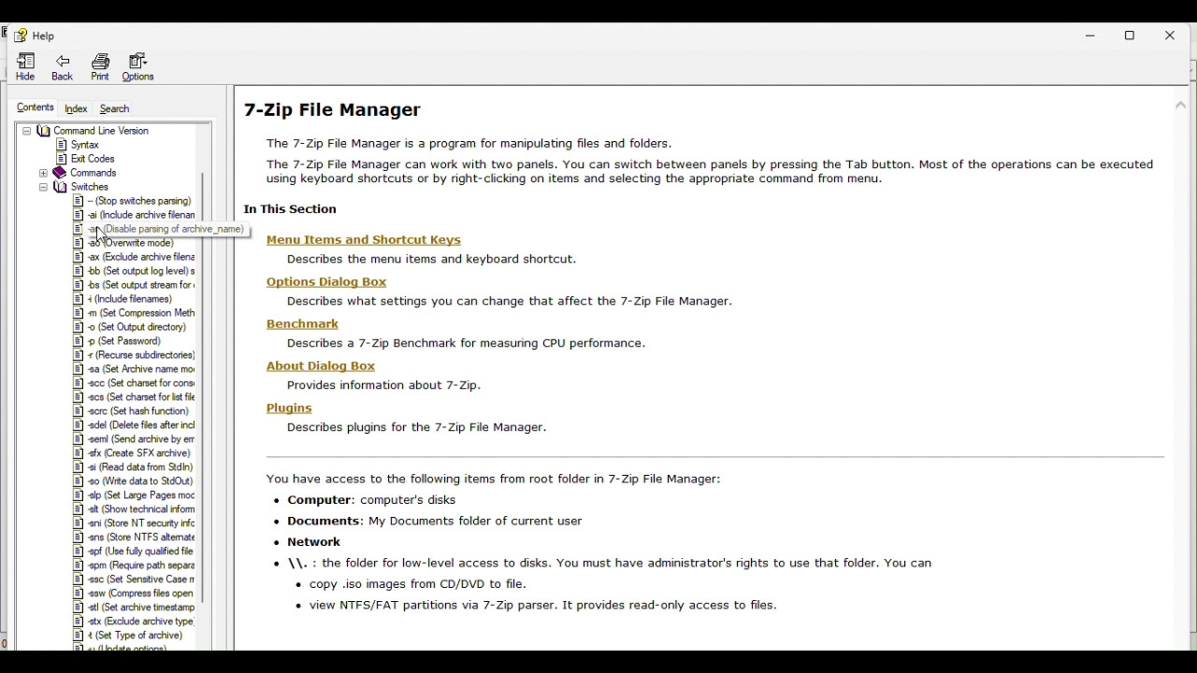 The height and width of the screenshot is (673, 1197). Describe the element at coordinates (134, 537) in the screenshot. I see `|#] ens (Store NTFS altemate` at that location.